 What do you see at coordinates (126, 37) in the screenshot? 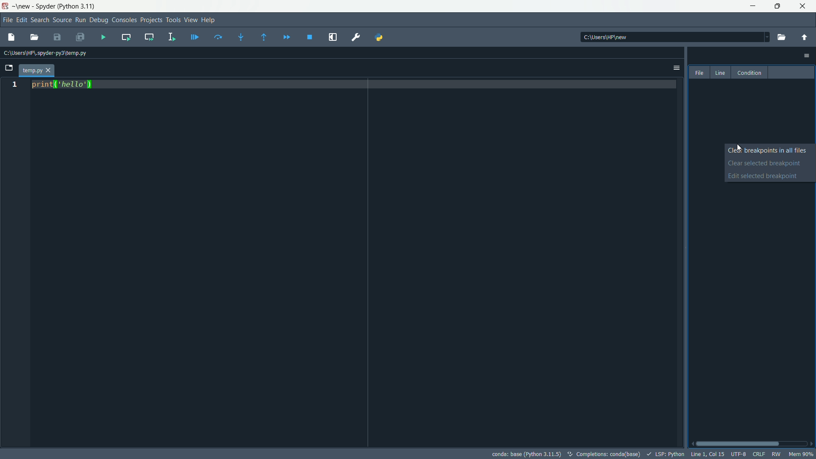
I see `run current cell` at bounding box center [126, 37].